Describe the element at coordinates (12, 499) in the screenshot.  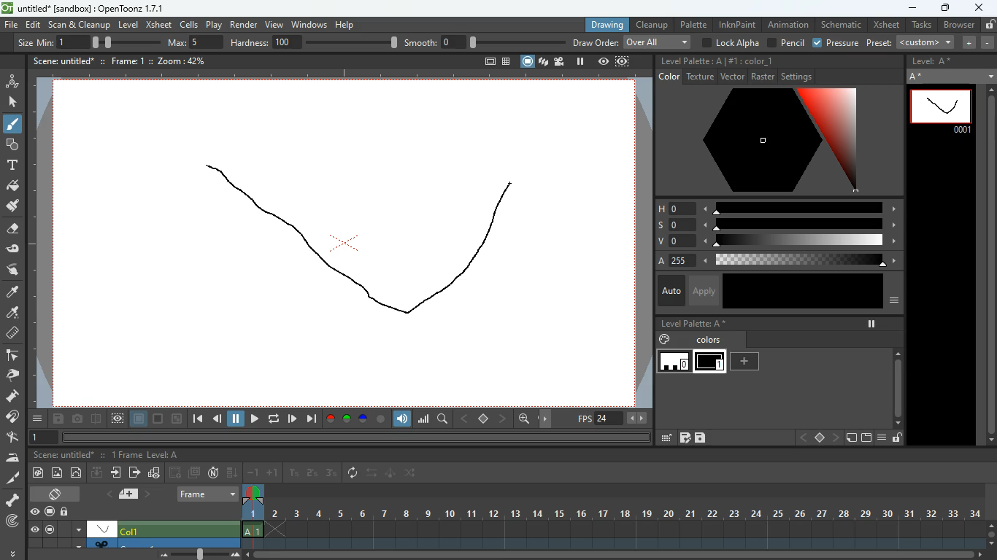
I see `skeleton` at that location.